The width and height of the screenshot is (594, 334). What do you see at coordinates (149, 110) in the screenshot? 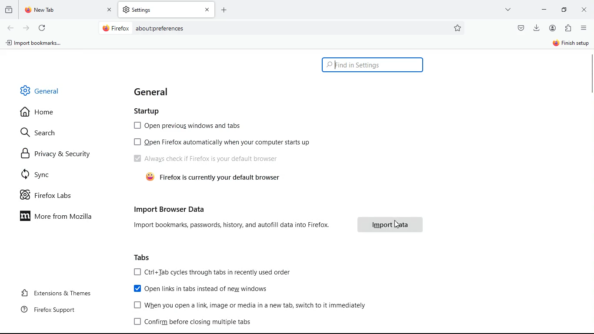
I see `startup` at bounding box center [149, 110].